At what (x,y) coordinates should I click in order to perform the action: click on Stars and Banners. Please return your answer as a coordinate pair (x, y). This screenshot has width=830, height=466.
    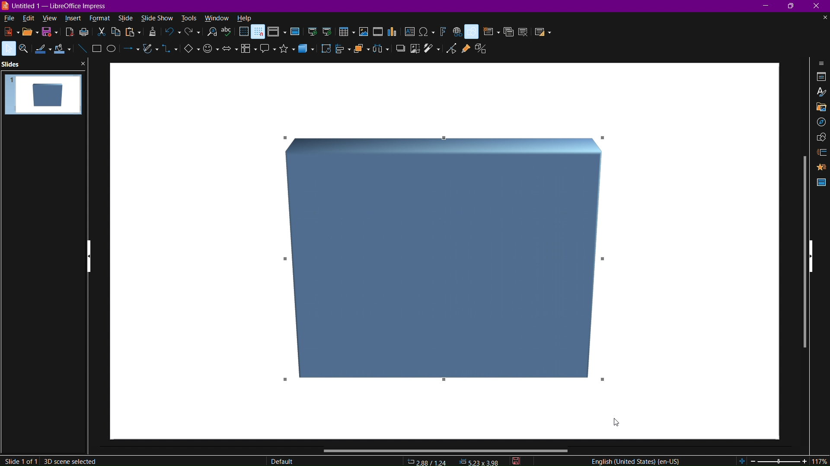
    Looking at the image, I should click on (284, 51).